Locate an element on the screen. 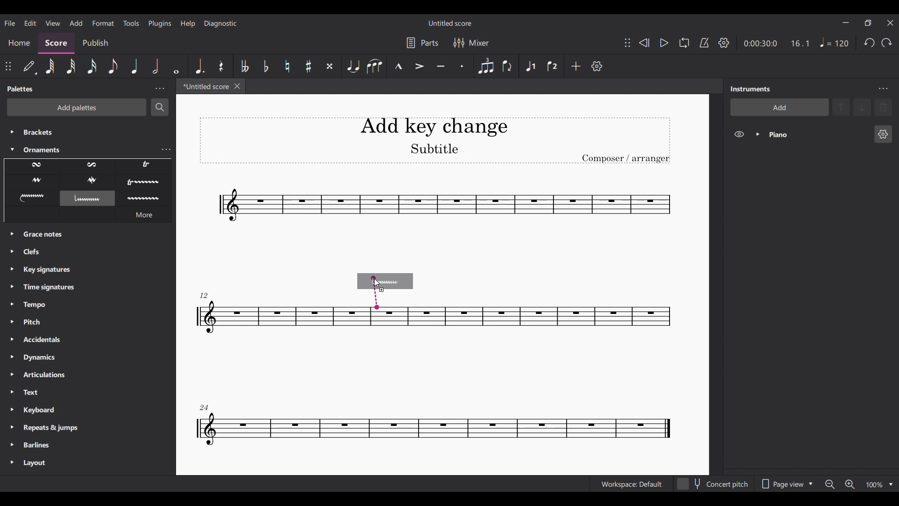 The width and height of the screenshot is (899, 506). default is located at coordinates (29, 66).